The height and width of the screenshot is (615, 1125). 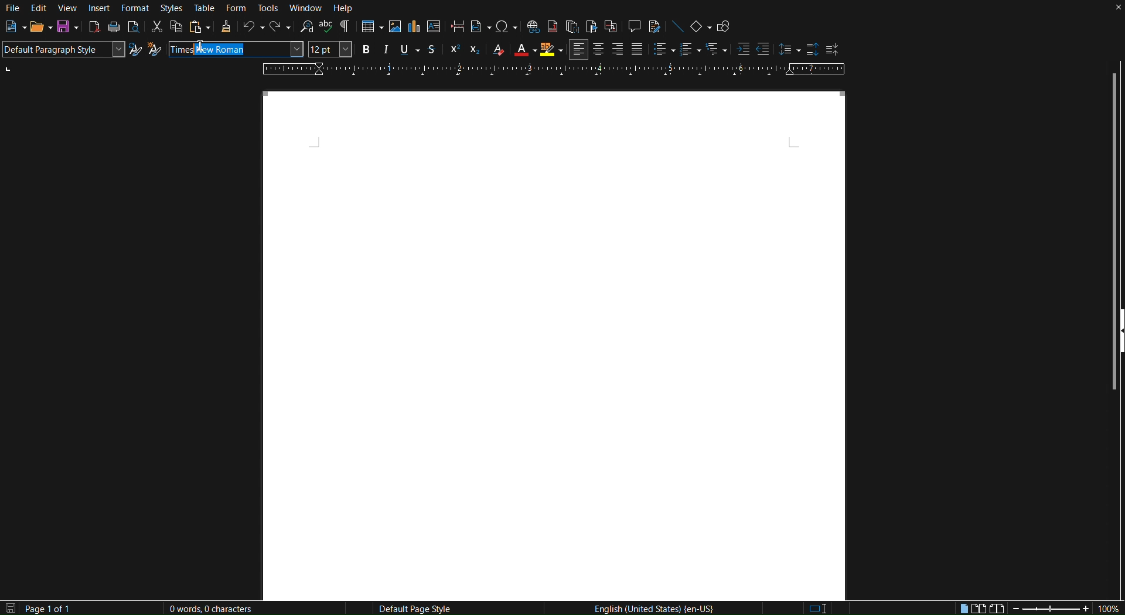 I want to click on The document has not been modified since the last save., so click(x=8, y=608).